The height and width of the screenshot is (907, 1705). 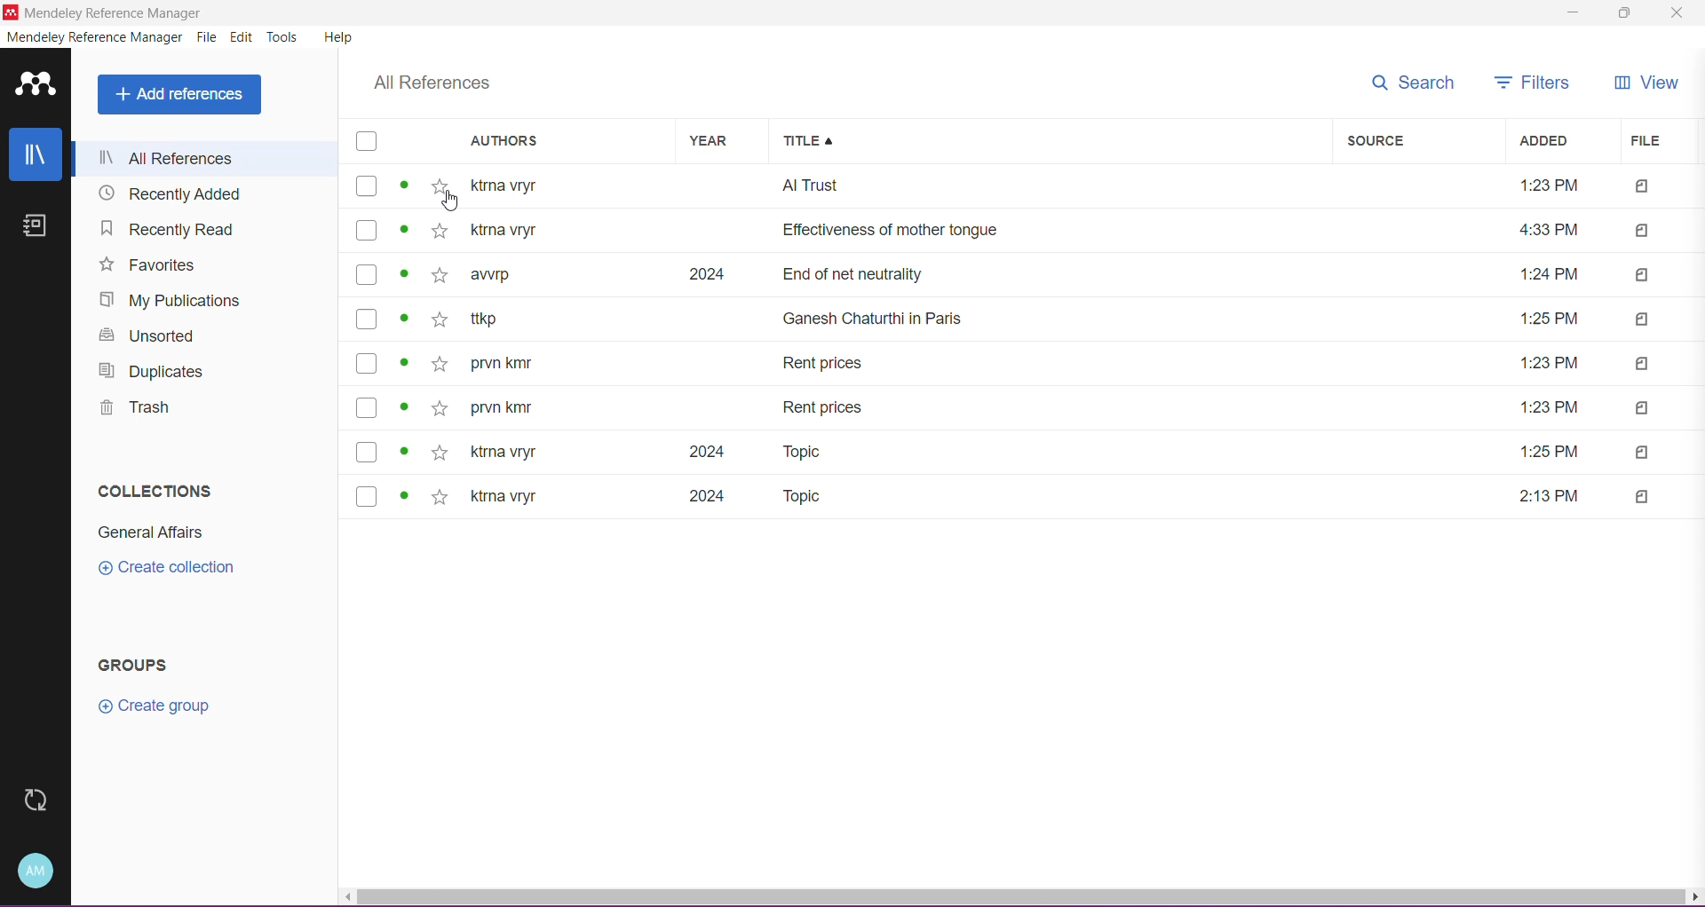 What do you see at coordinates (404, 451) in the screenshot?
I see `Click to see more details` at bounding box center [404, 451].